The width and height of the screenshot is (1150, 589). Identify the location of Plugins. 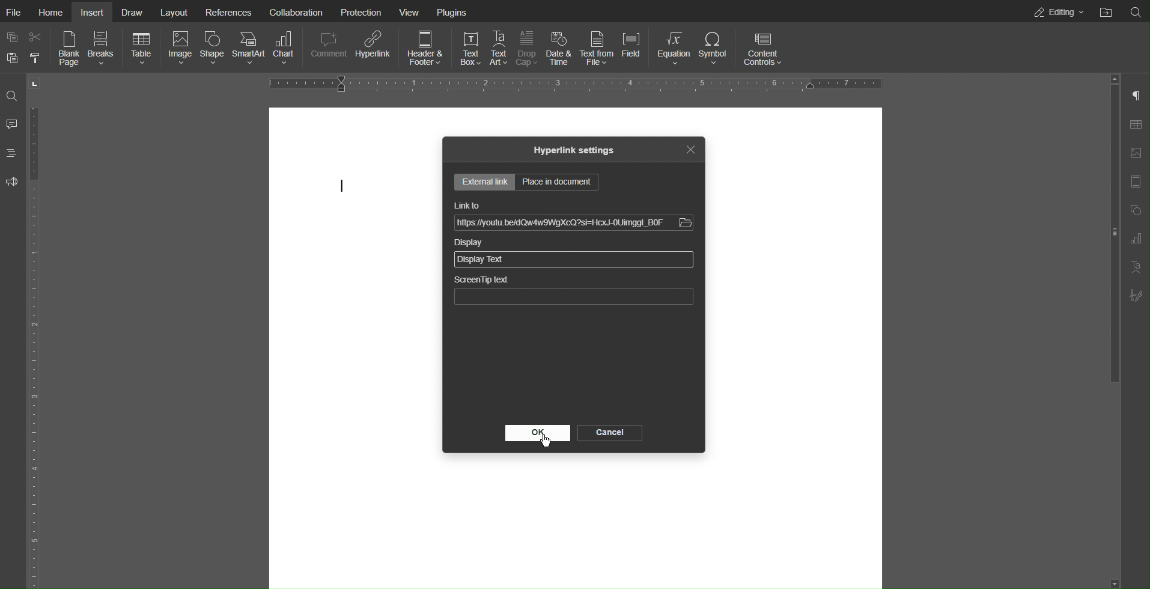
(452, 11).